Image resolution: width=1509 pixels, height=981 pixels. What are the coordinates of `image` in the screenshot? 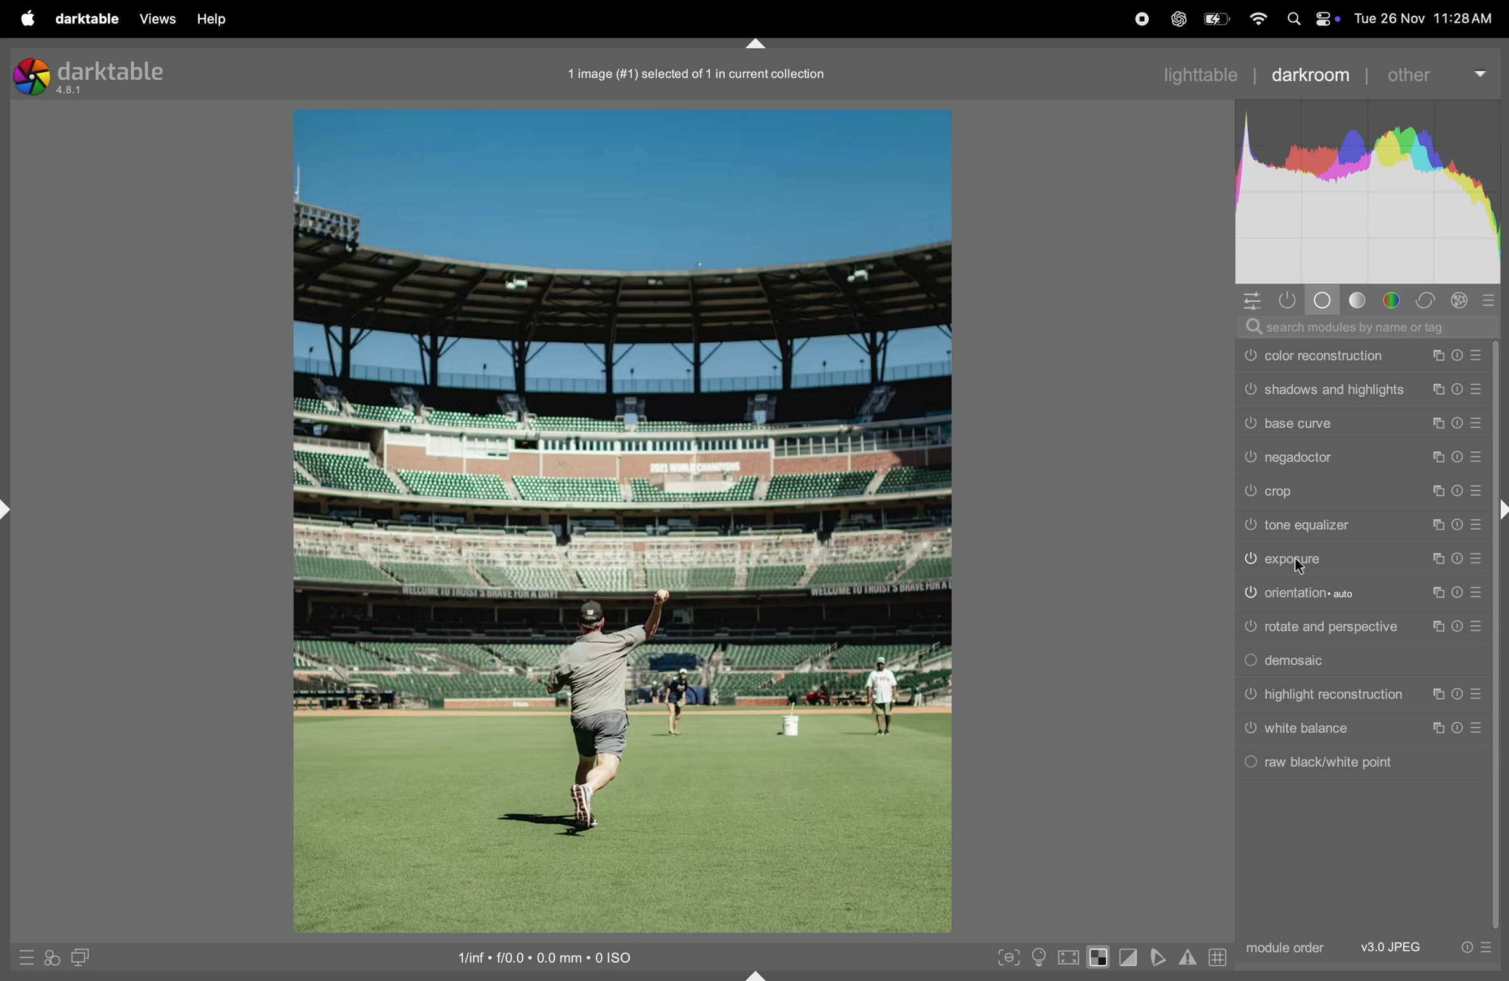 It's located at (621, 522).